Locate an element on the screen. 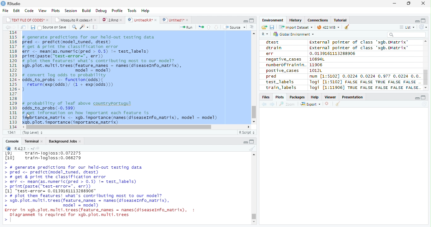 The height and width of the screenshot is (227, 431). Refresh is located at coordinates (423, 26).